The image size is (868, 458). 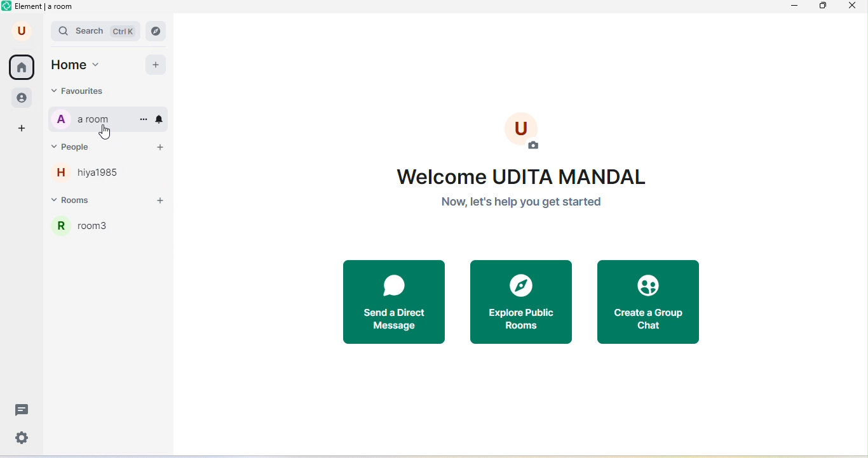 I want to click on welcome text, so click(x=519, y=186).